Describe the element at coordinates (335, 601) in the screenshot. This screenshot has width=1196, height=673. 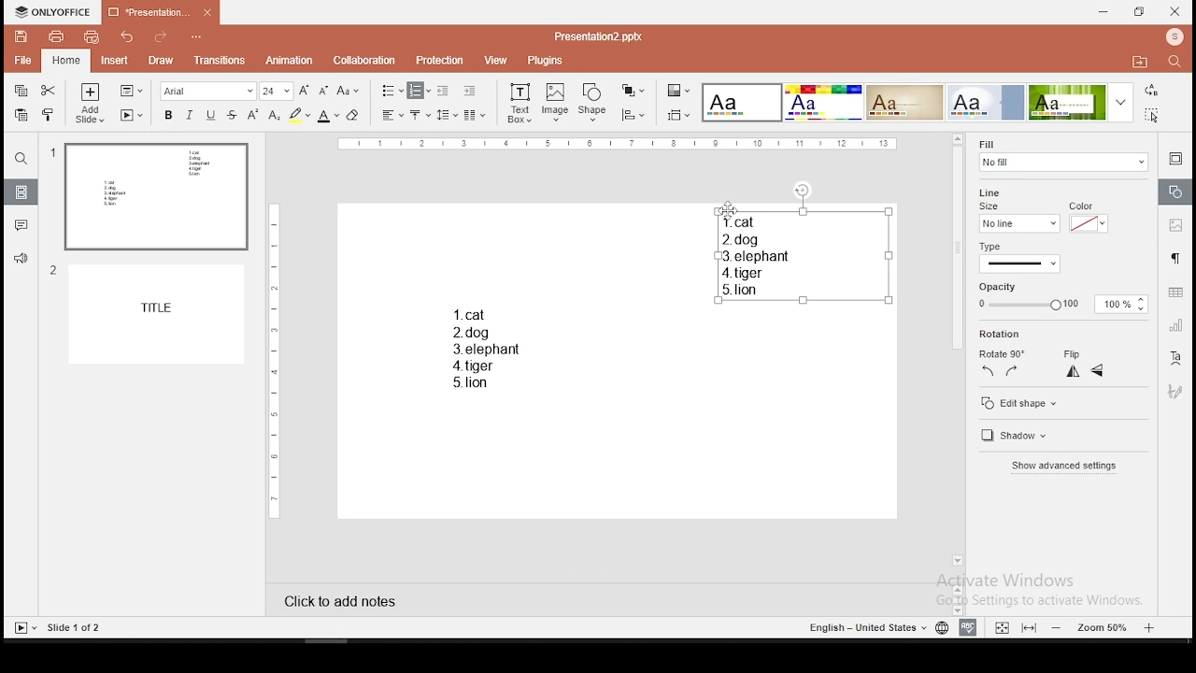
I see `click to add notes` at that location.